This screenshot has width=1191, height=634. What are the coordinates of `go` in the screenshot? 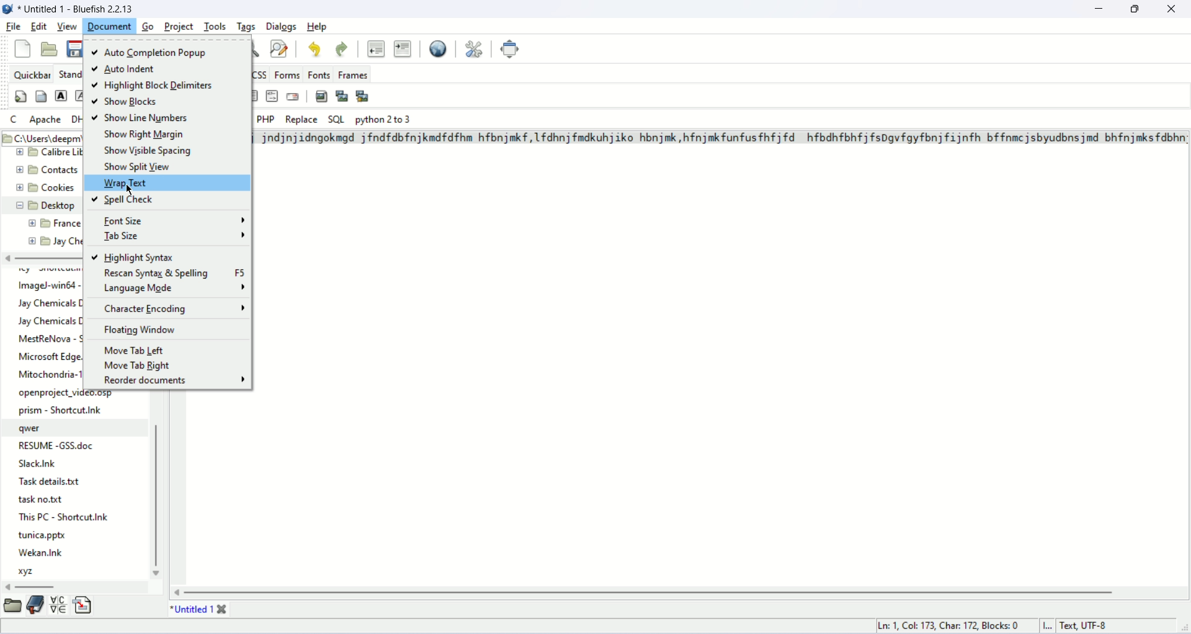 It's located at (148, 26).